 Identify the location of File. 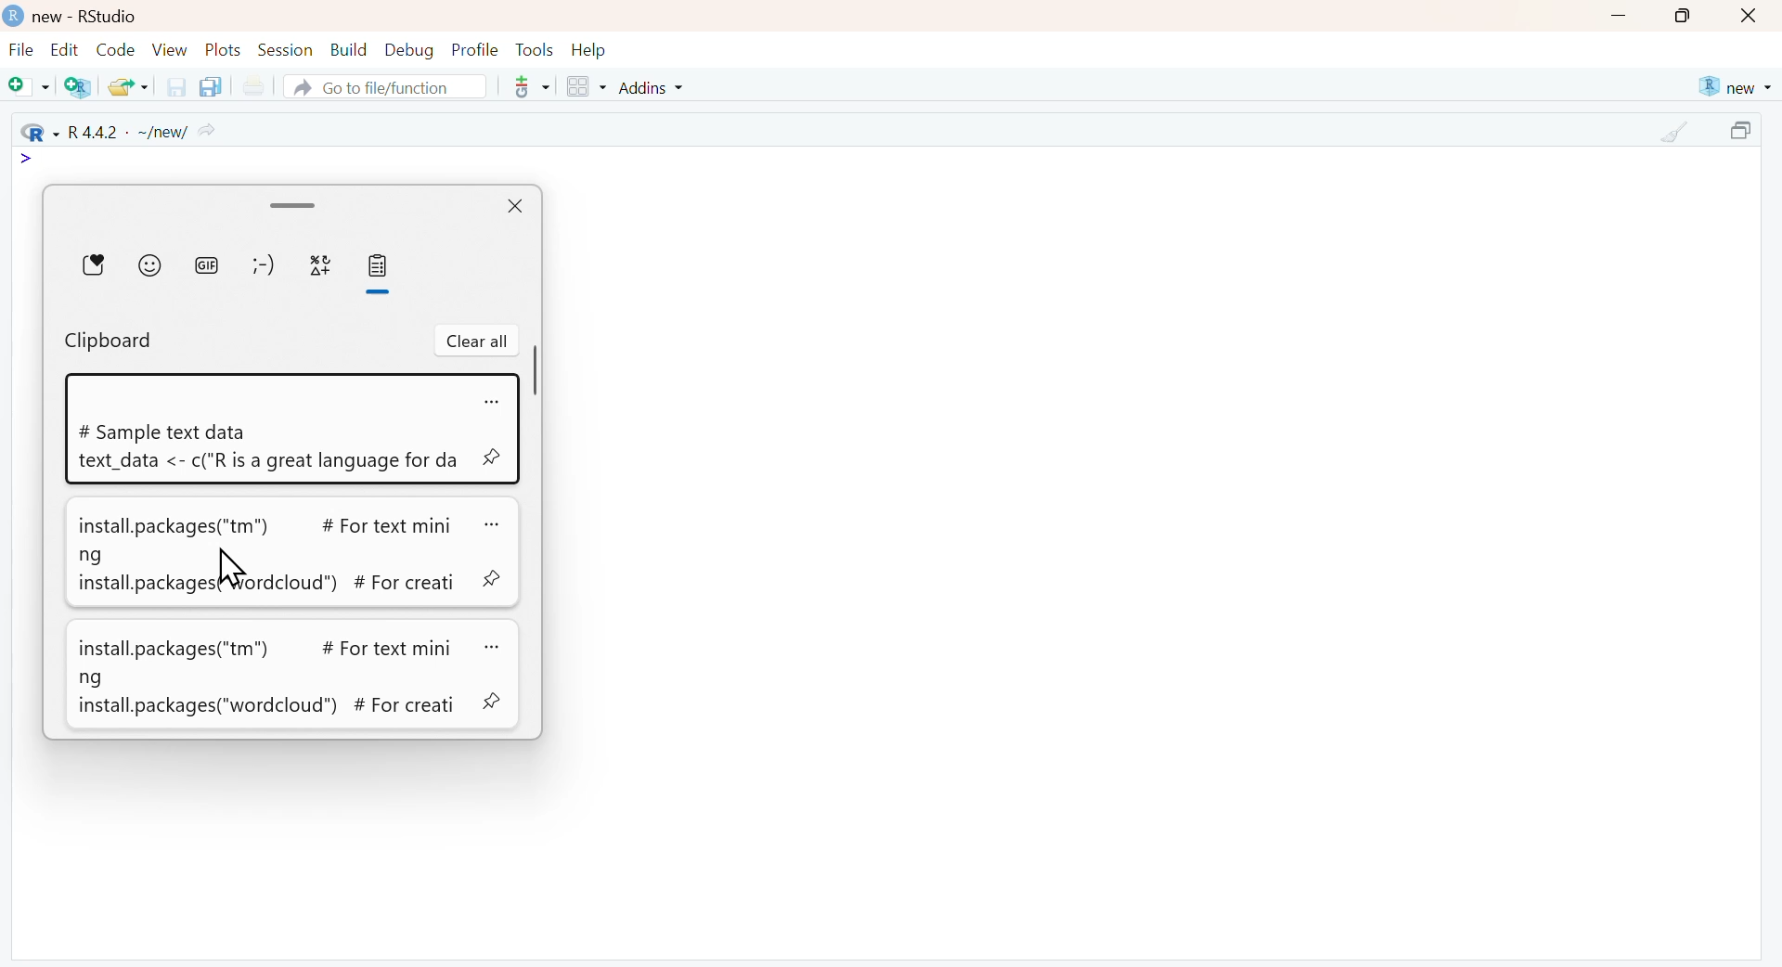
(21, 51).